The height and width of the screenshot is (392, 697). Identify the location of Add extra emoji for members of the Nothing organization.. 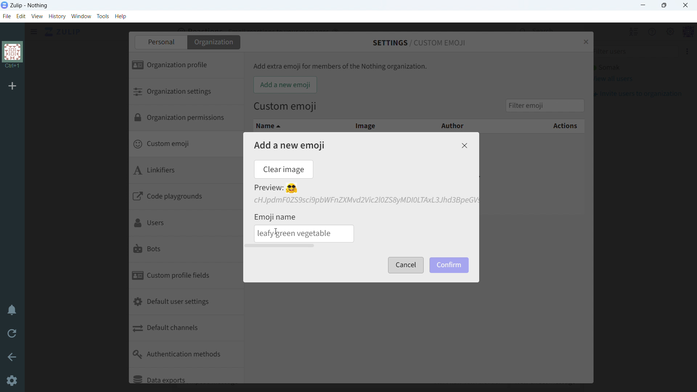
(341, 66).